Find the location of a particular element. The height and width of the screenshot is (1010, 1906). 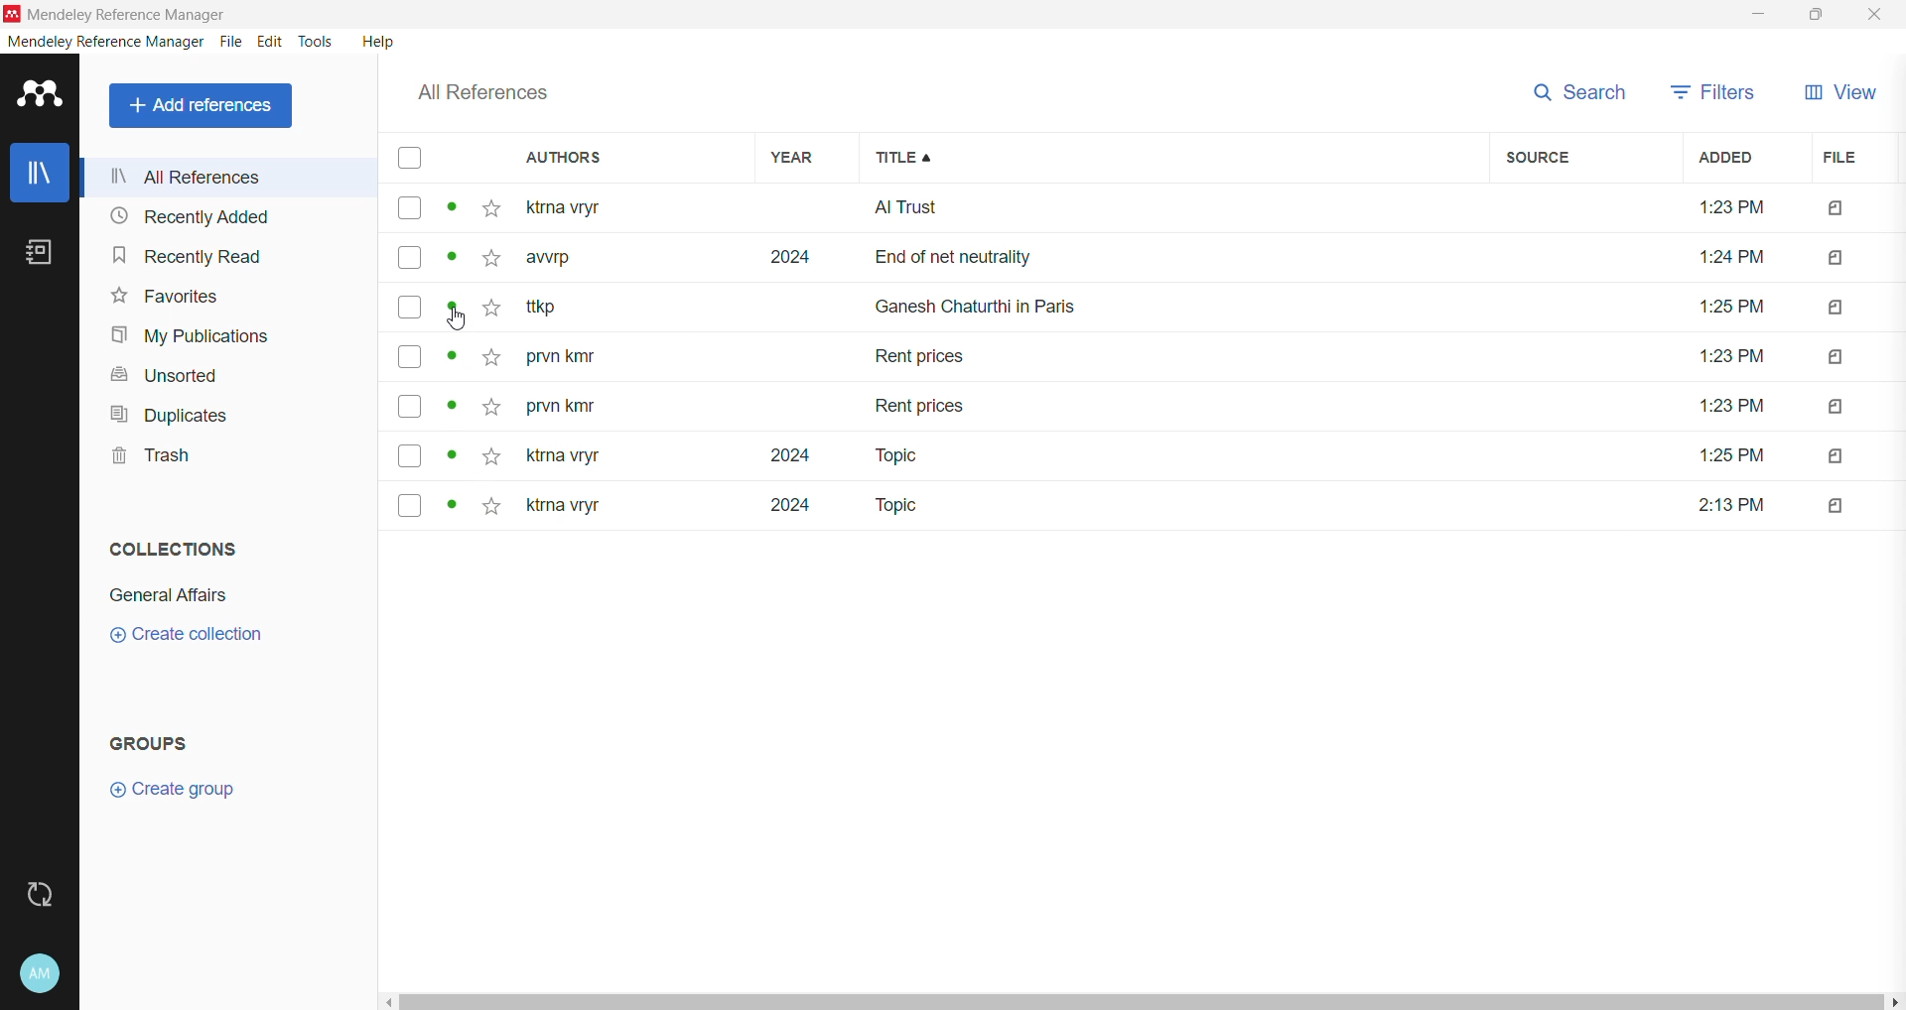

Author names of the references in the Library is located at coordinates (634, 356).